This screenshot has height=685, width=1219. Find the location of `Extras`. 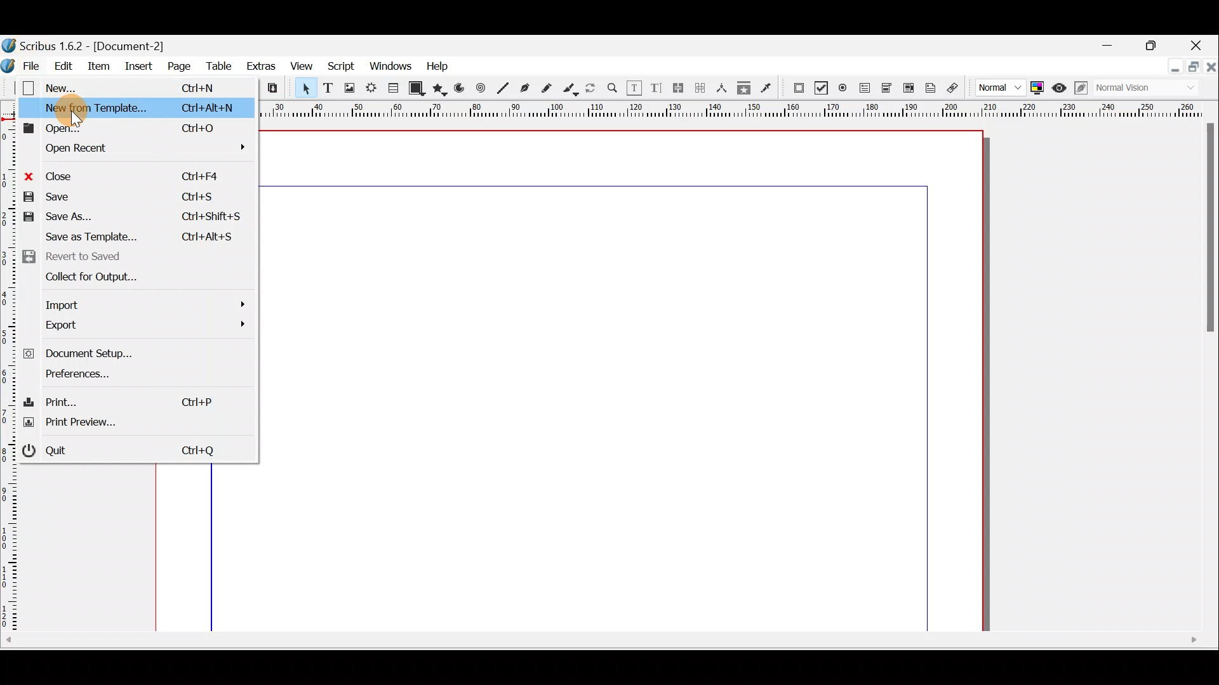

Extras is located at coordinates (260, 65).